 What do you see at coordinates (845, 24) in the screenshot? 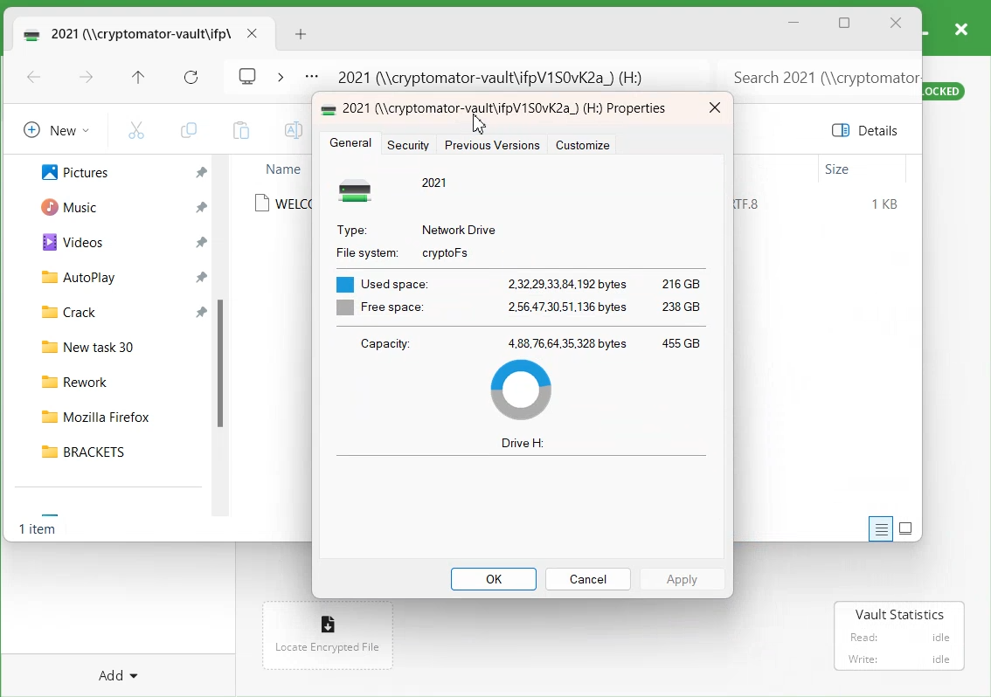
I see `Maximize` at bounding box center [845, 24].